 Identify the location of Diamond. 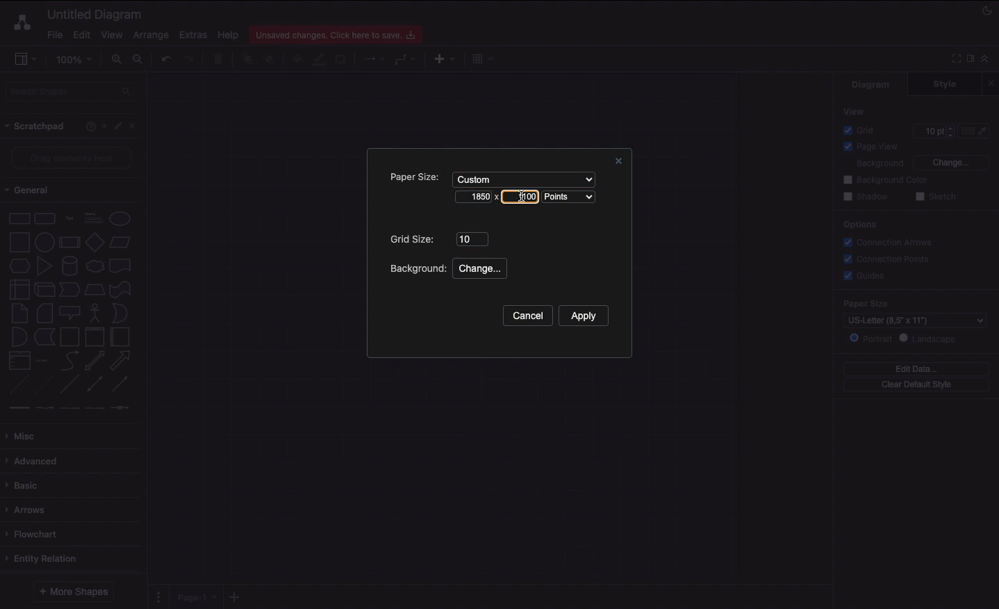
(94, 243).